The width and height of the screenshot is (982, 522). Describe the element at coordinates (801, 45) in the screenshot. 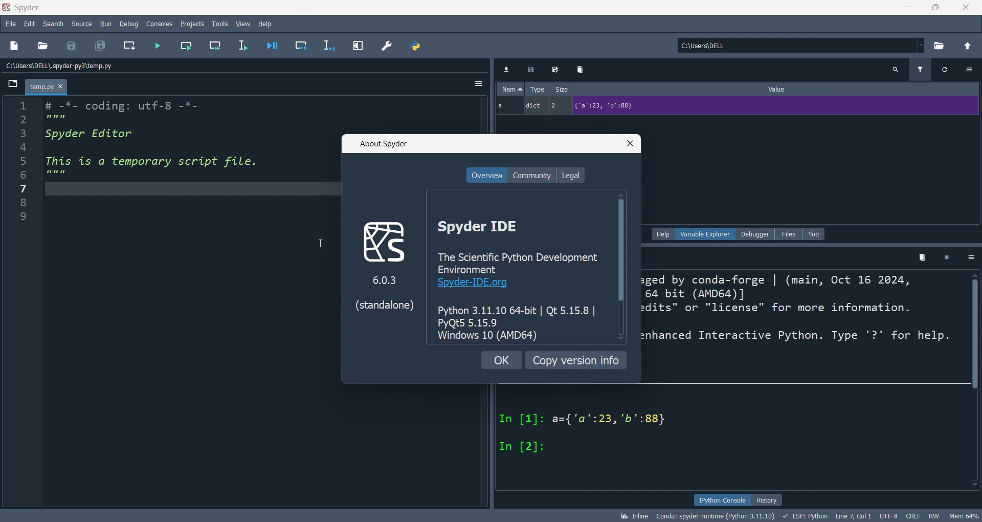

I see `current directory` at that location.